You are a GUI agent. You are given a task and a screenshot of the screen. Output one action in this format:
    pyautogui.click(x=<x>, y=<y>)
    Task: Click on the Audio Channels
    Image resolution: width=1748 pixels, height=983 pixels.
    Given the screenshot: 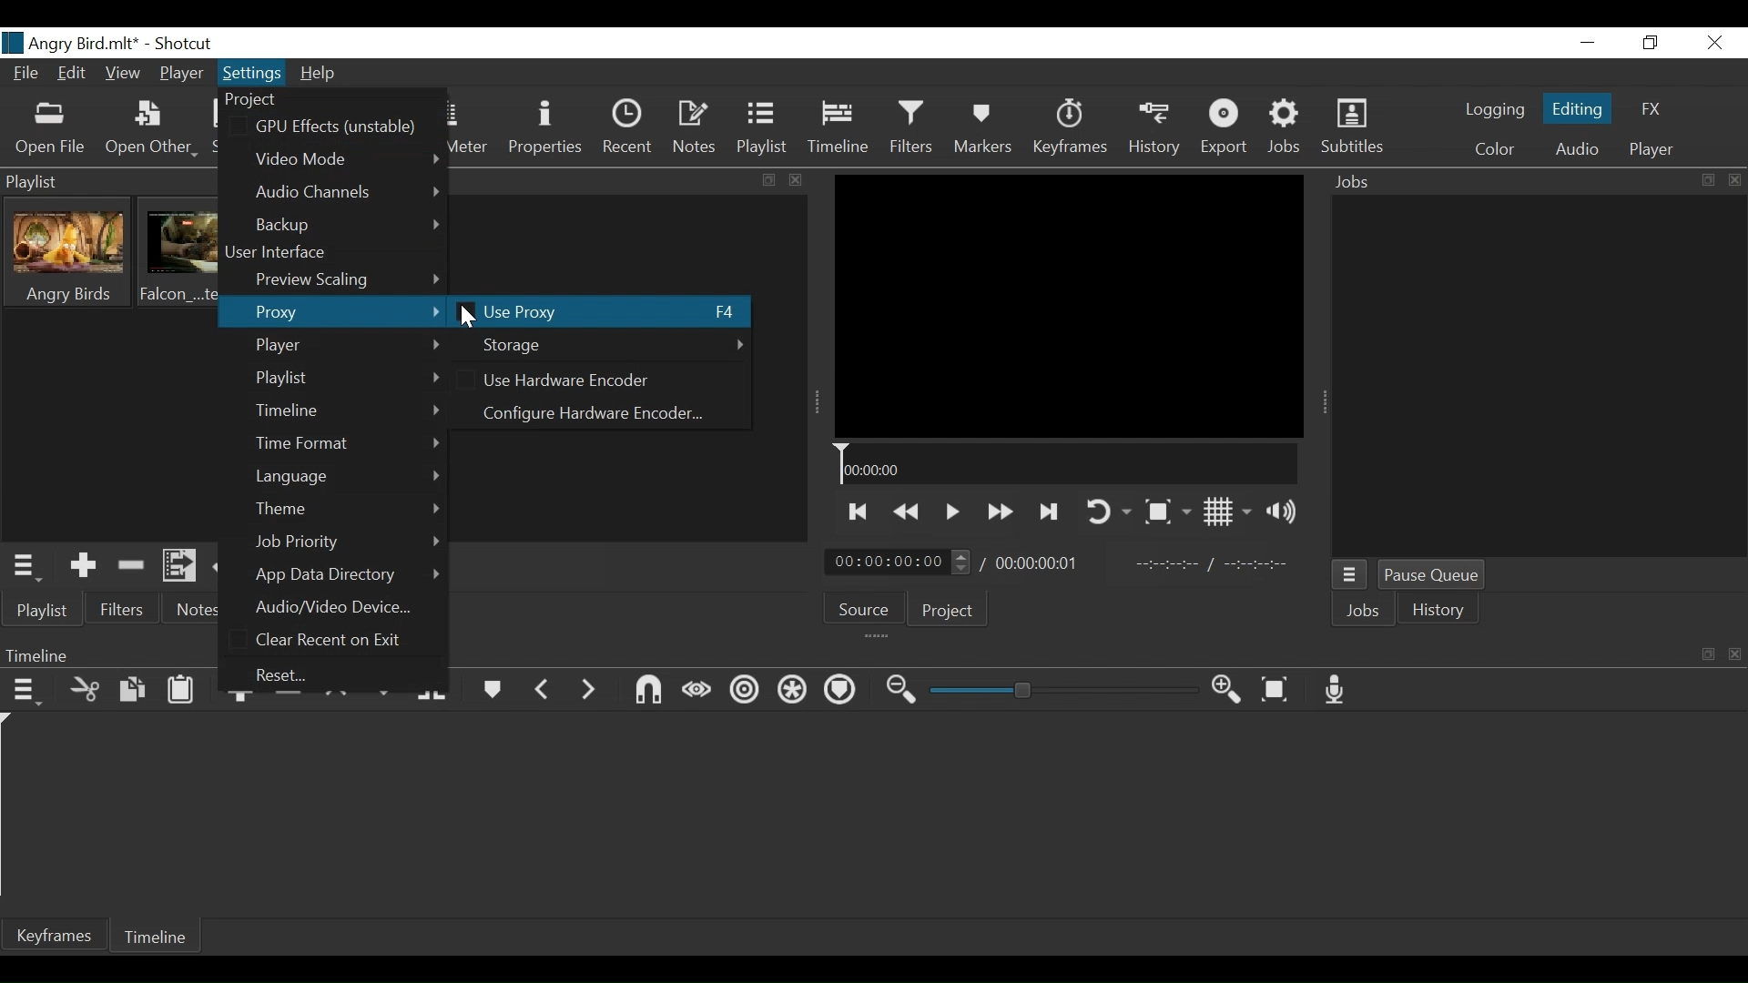 What is the action you would take?
    pyautogui.click(x=346, y=193)
    